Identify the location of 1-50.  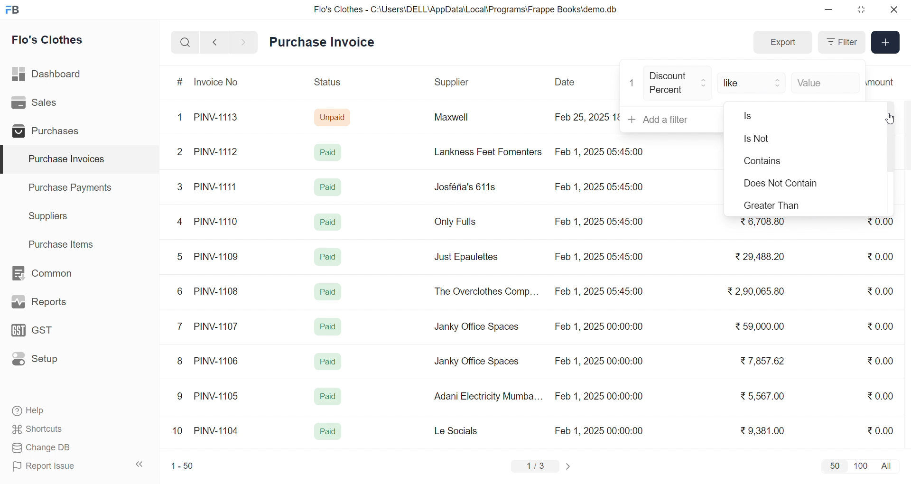
(182, 467).